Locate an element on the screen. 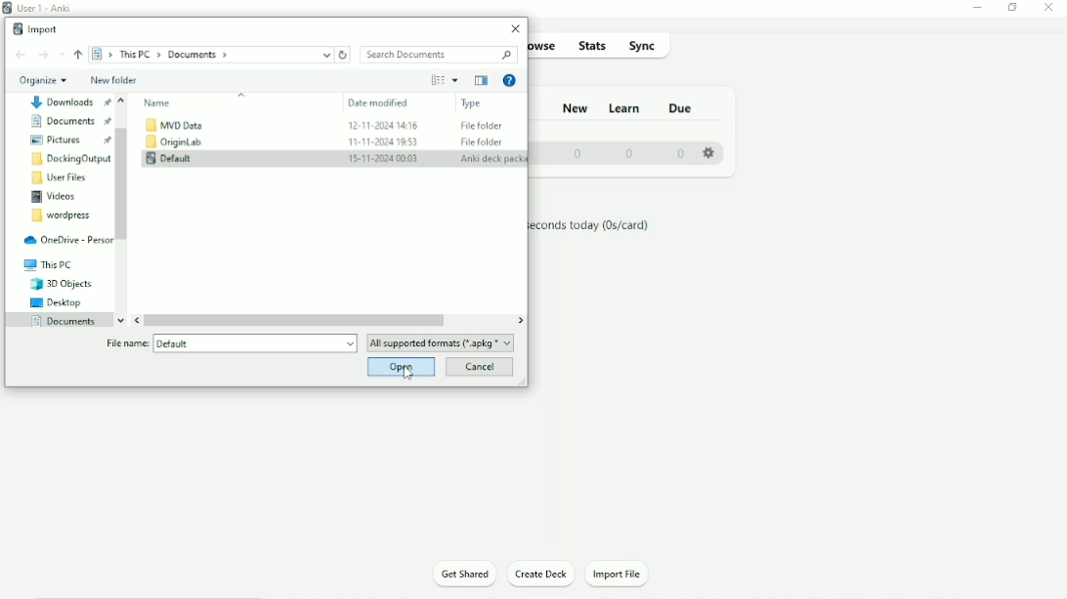  Horizontal scrollbar is located at coordinates (298, 322).